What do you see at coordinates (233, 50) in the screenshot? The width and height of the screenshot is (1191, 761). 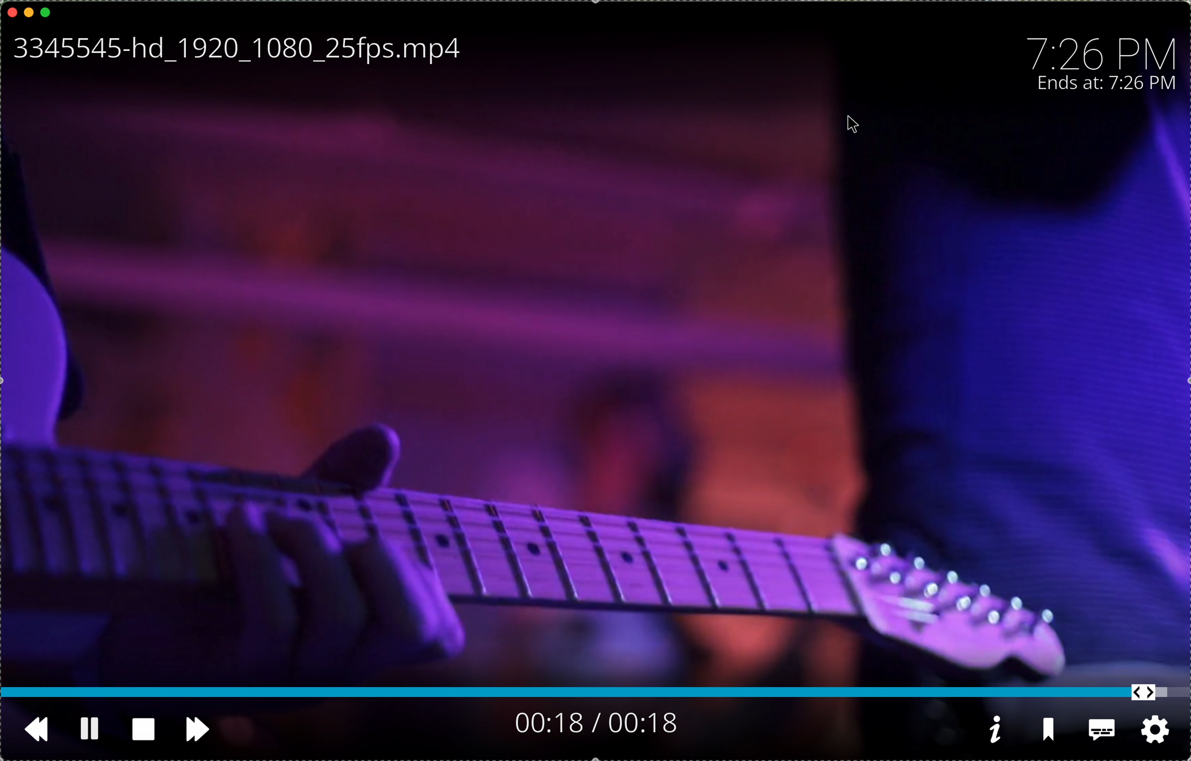 I see `name file` at bounding box center [233, 50].